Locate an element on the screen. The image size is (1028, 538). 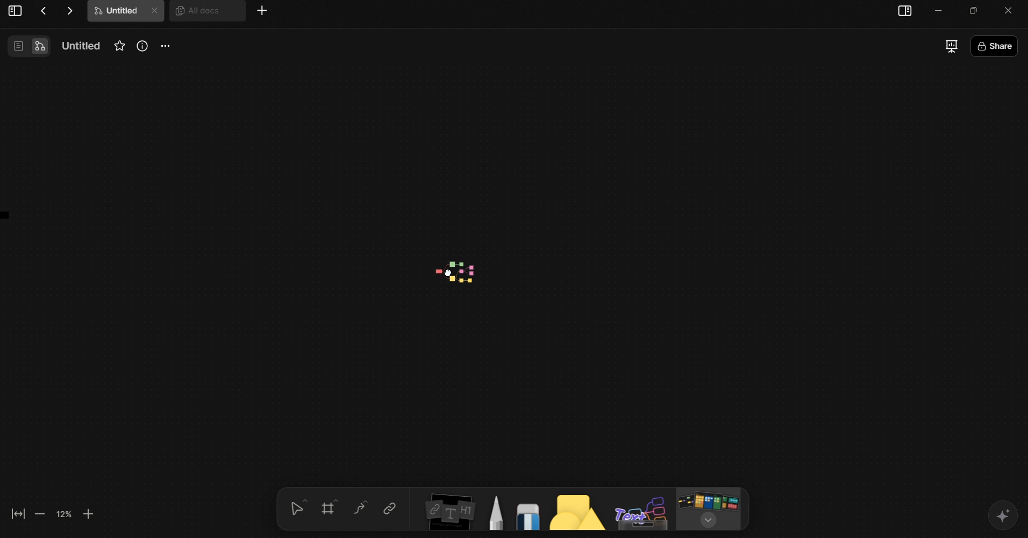
Pen Tool is located at coordinates (496, 512).